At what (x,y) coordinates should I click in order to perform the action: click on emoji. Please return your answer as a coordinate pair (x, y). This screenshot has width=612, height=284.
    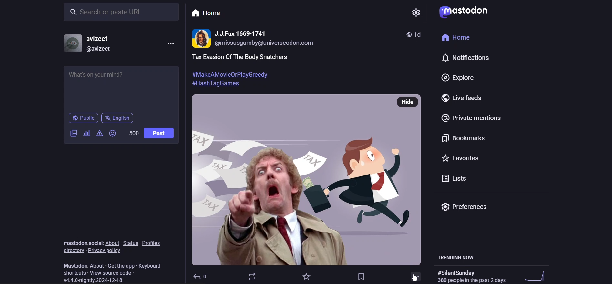
    Looking at the image, I should click on (113, 133).